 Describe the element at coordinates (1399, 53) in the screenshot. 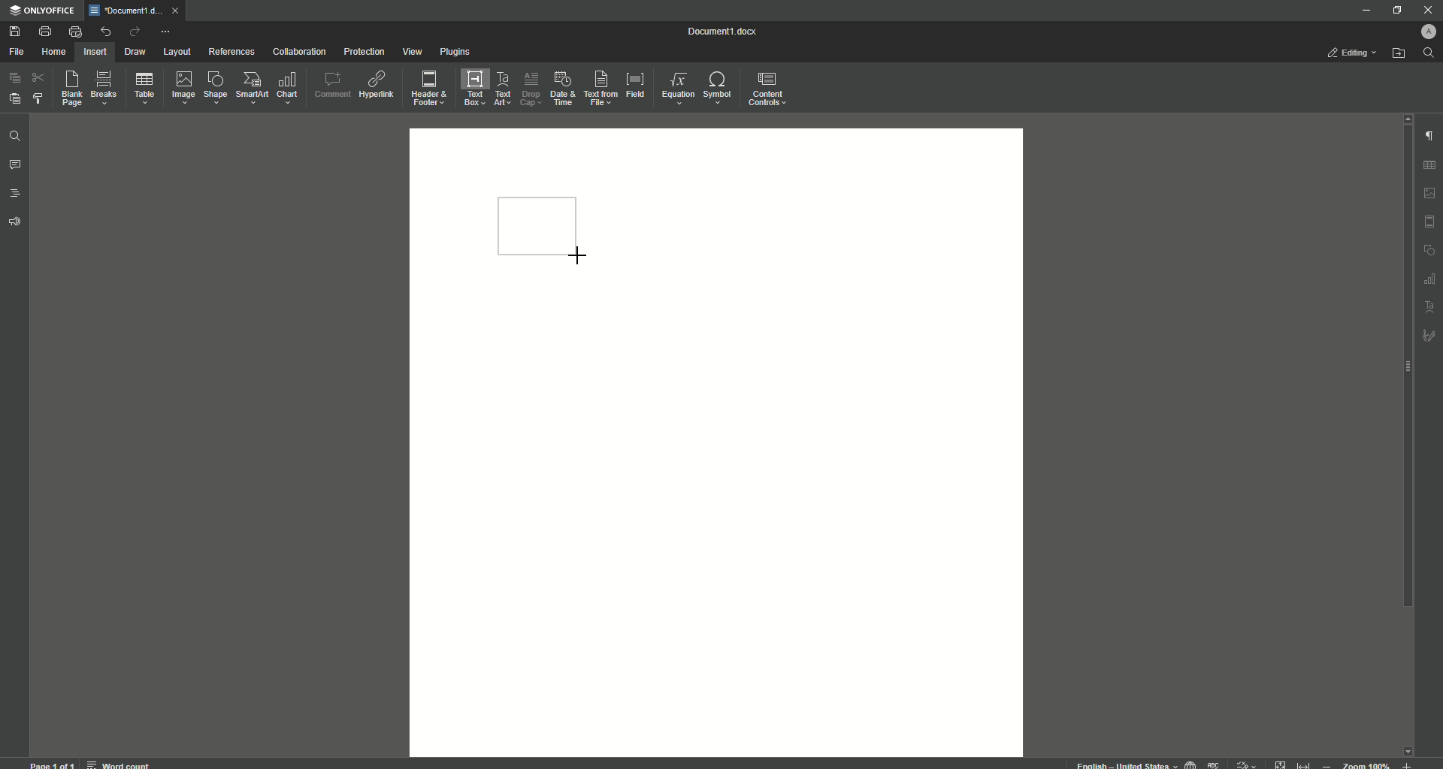

I see `Open From File` at that location.